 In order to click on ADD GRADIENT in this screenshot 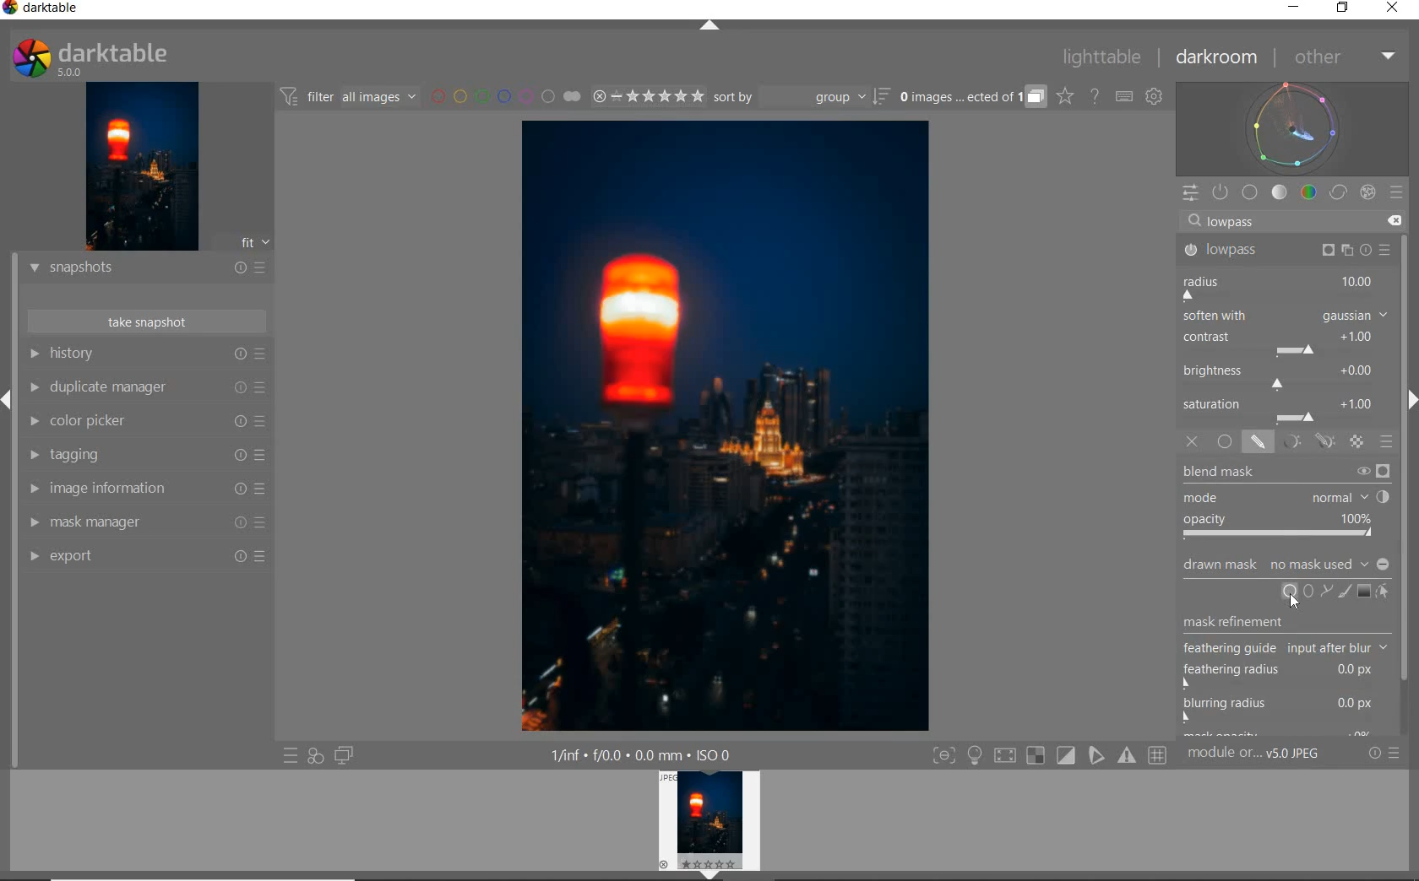, I will do `click(1362, 592)`.